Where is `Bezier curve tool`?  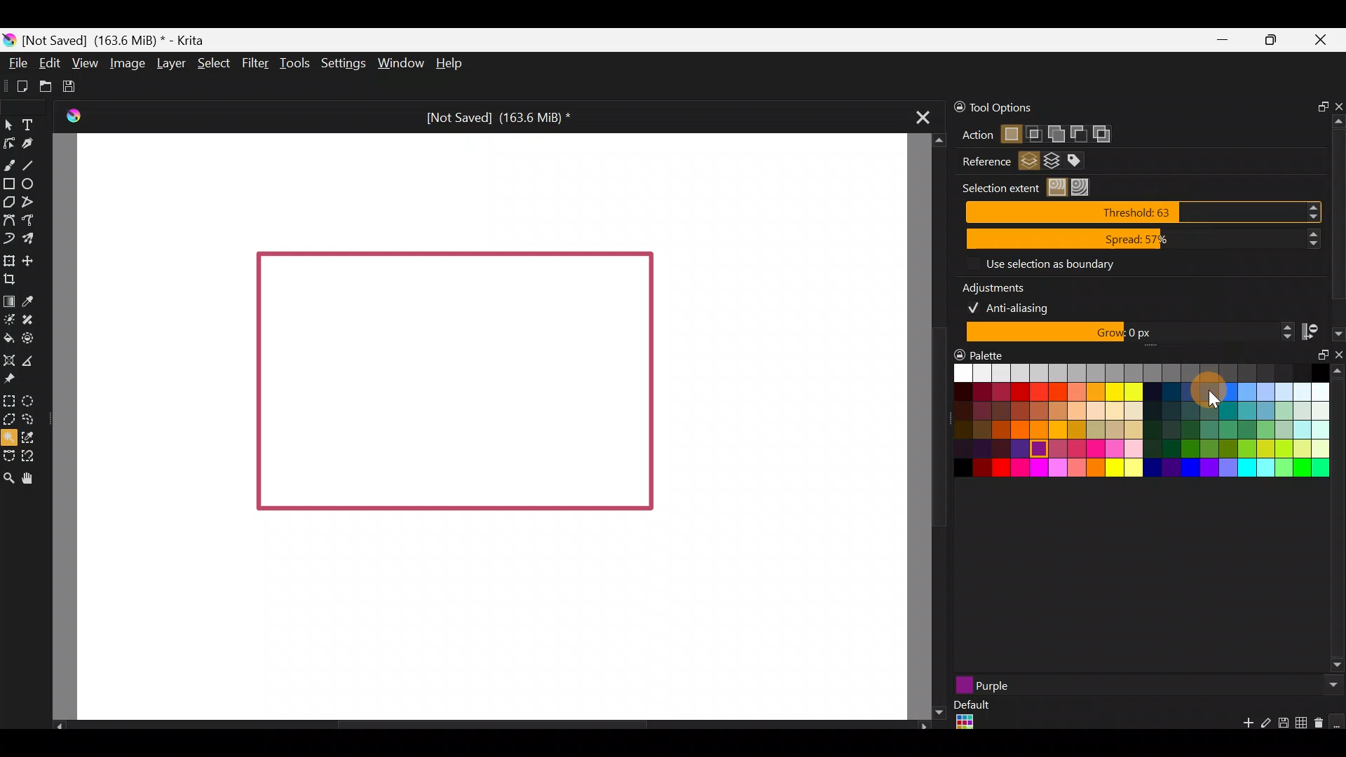
Bezier curve tool is located at coordinates (8, 218).